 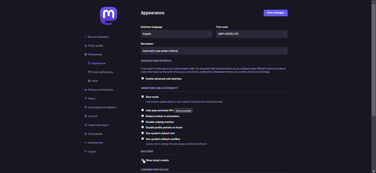 I want to click on click to select, so click(x=143, y=115).